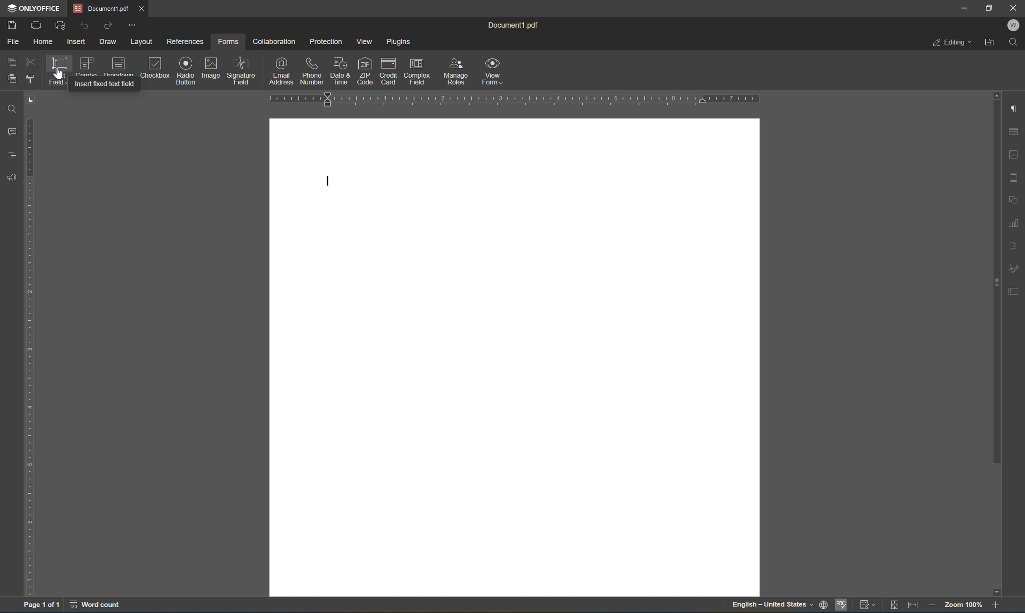 Image resolution: width=1025 pixels, height=613 pixels. I want to click on ruler, so click(31, 355).